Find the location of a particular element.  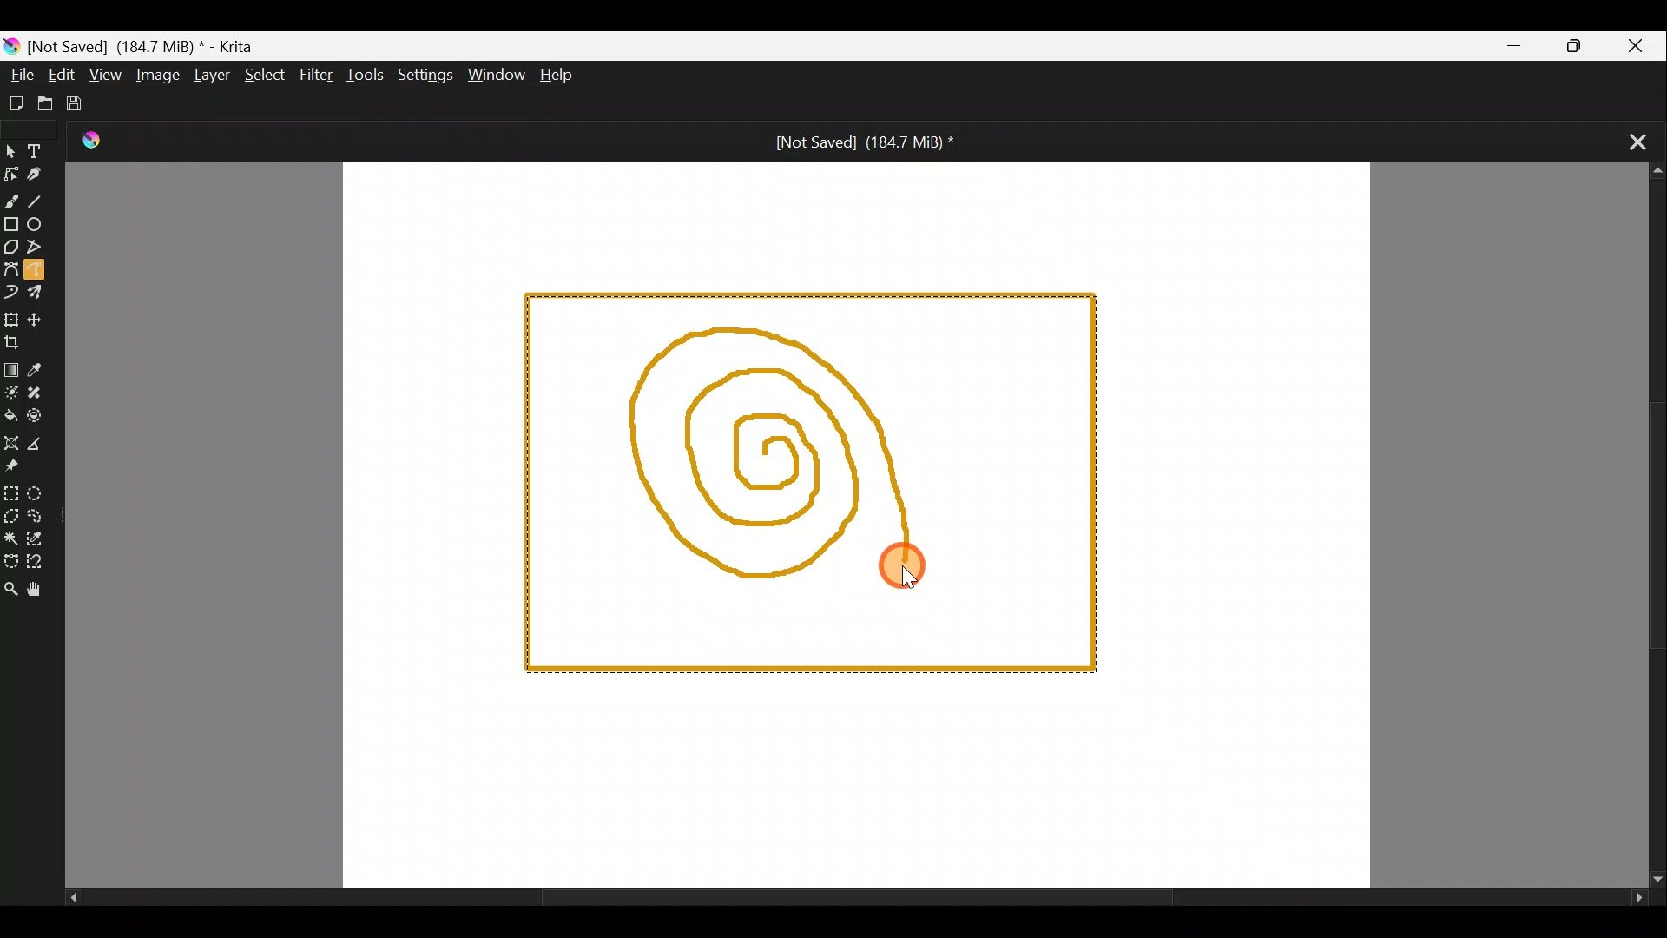

Polygon tool is located at coordinates (10, 247).